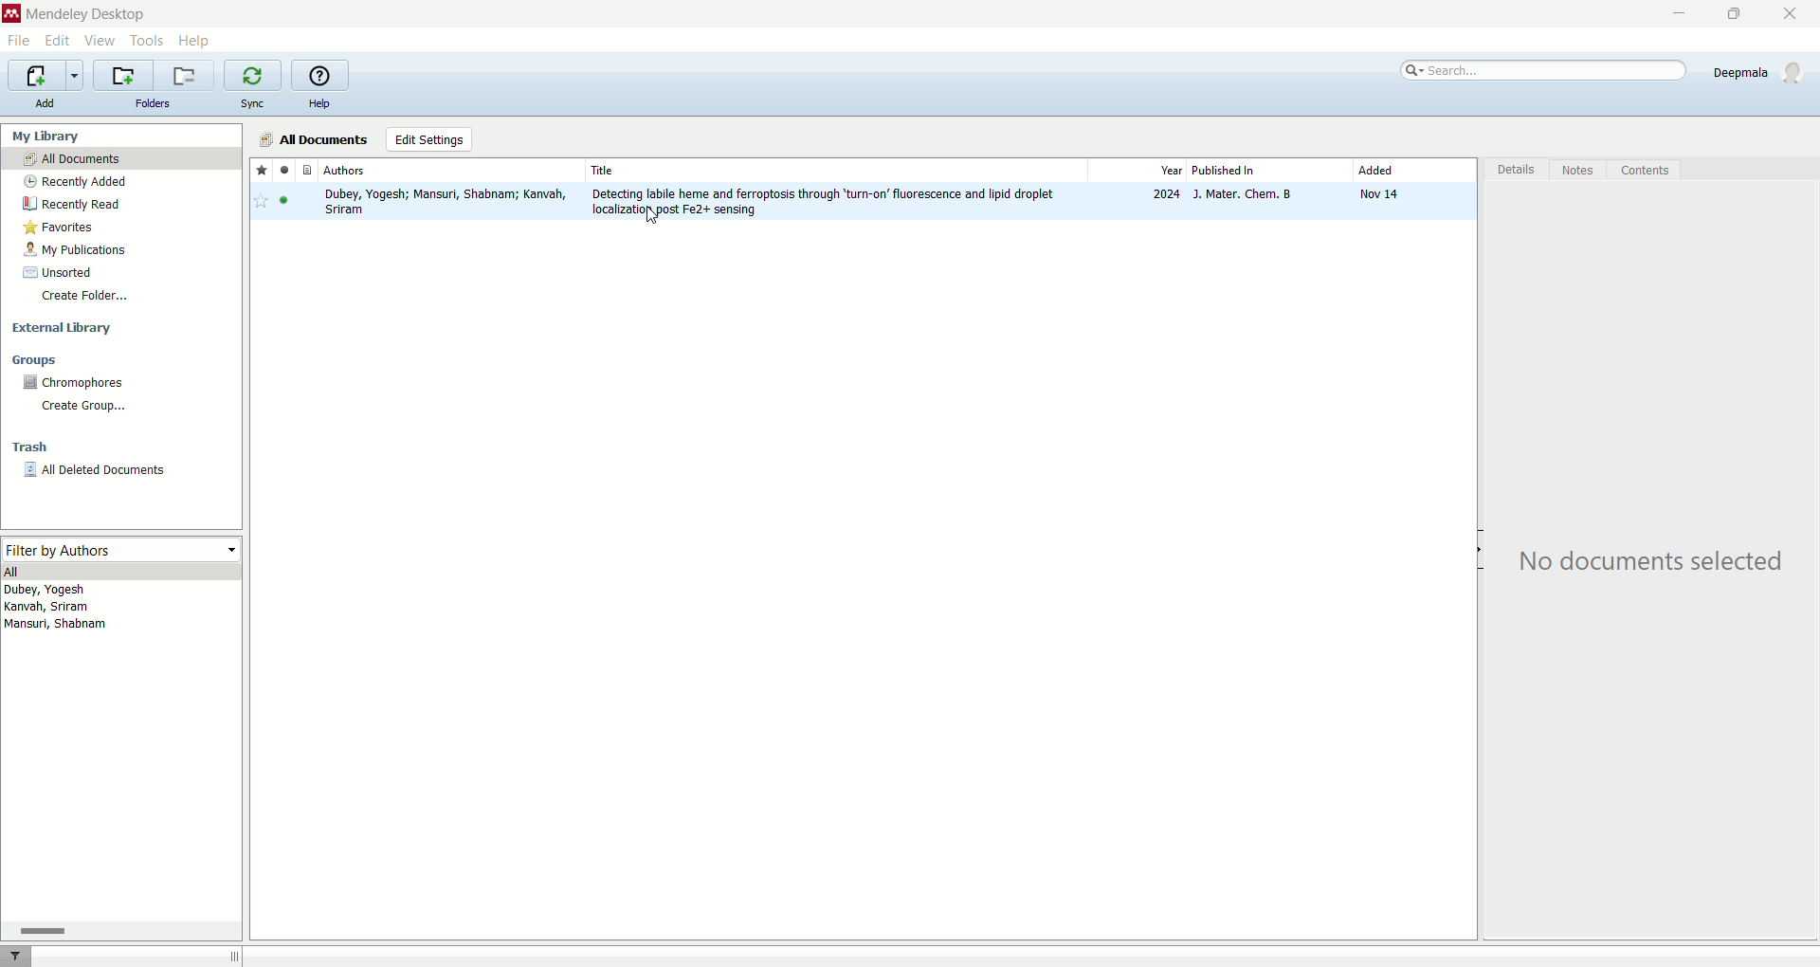  Describe the element at coordinates (304, 171) in the screenshot. I see `documents` at that location.